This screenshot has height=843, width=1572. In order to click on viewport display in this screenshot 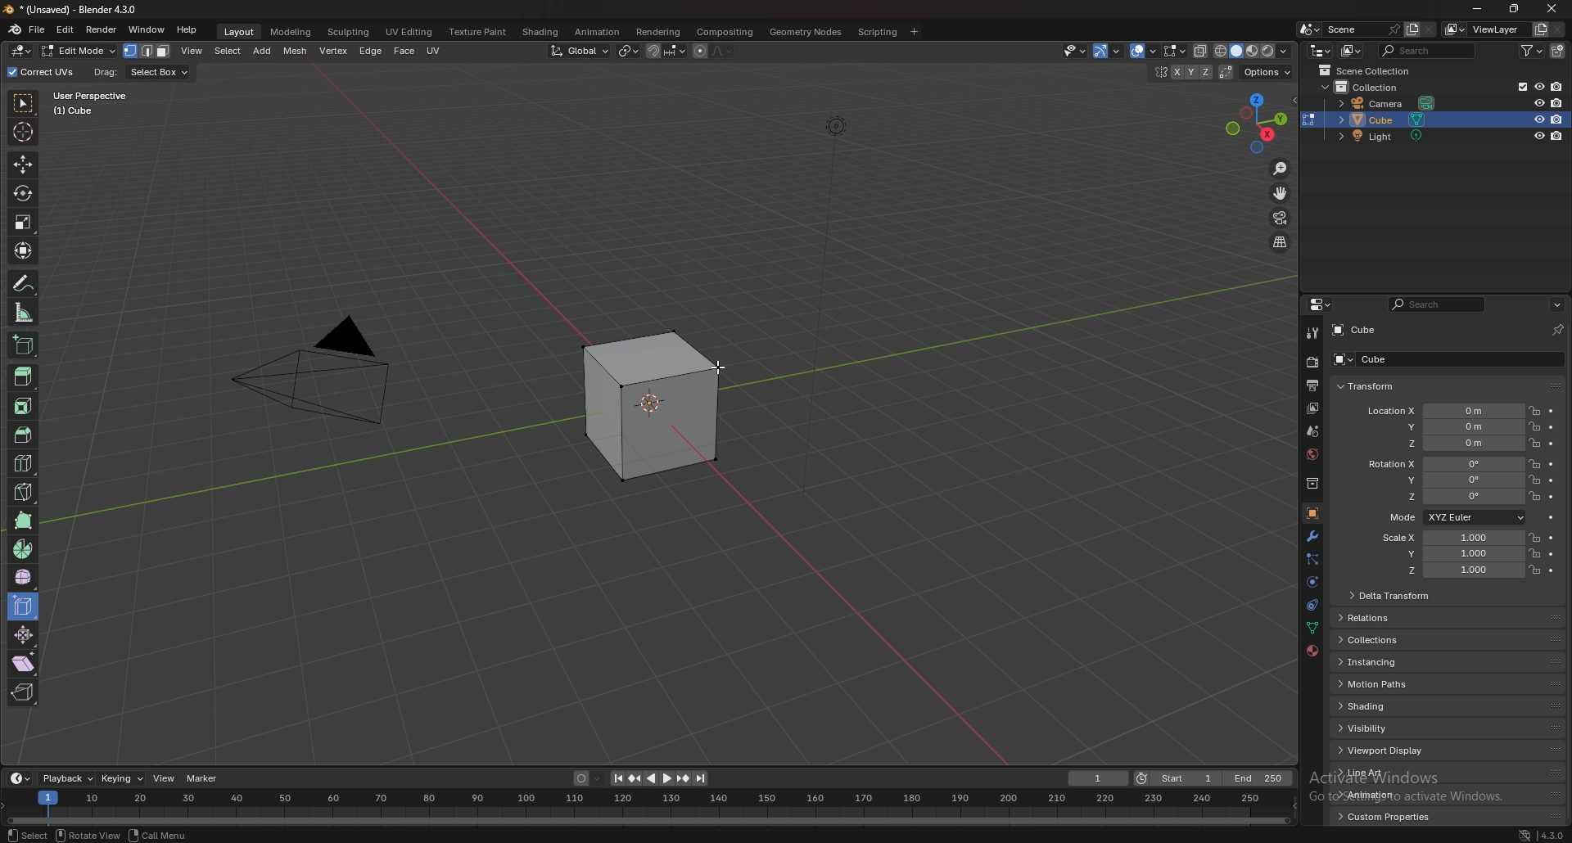, I will do `click(1389, 751)`.